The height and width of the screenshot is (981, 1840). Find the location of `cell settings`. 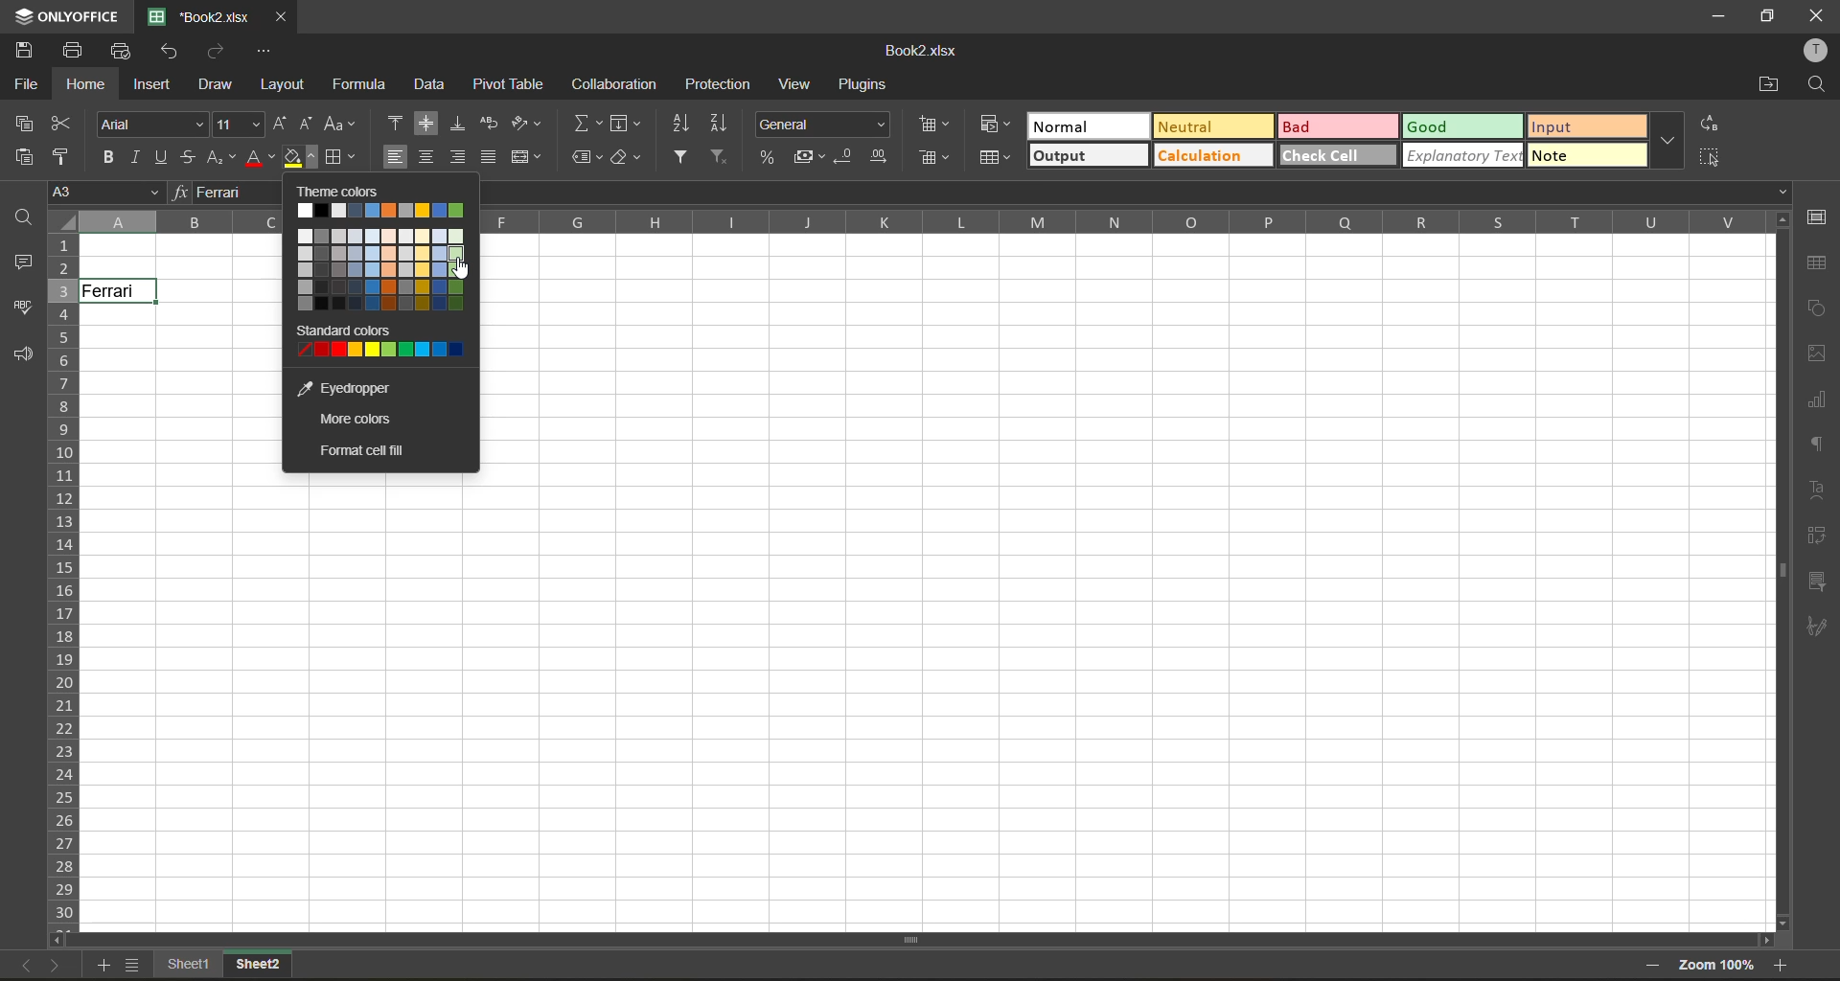

cell settings is located at coordinates (1822, 217).